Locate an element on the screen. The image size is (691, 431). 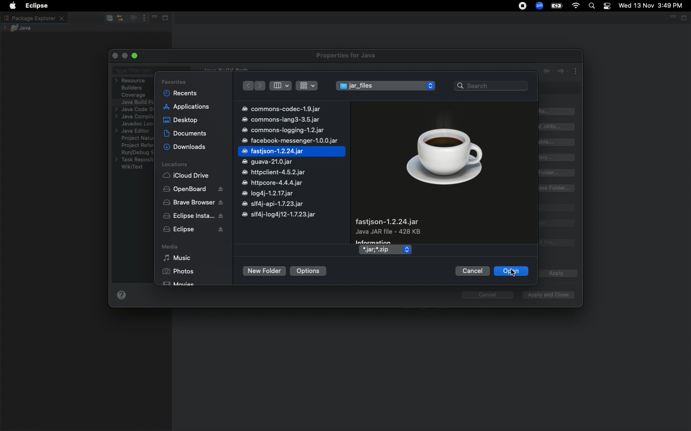
Eclipse is located at coordinates (193, 230).